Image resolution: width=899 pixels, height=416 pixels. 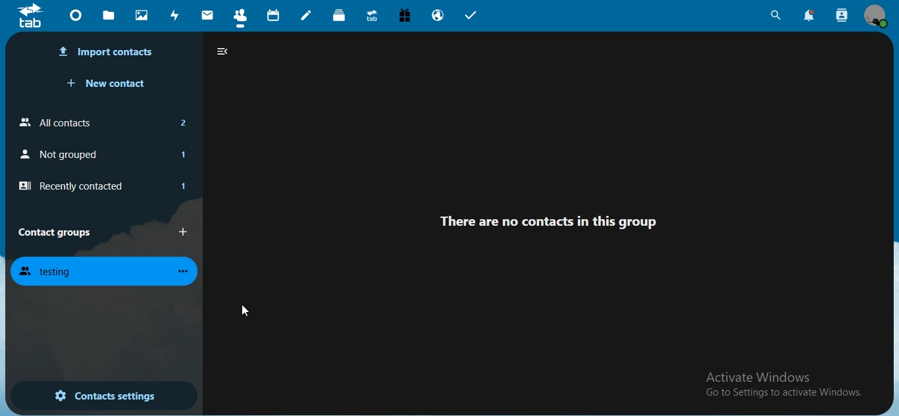 What do you see at coordinates (109, 85) in the screenshot?
I see `new contact` at bounding box center [109, 85].